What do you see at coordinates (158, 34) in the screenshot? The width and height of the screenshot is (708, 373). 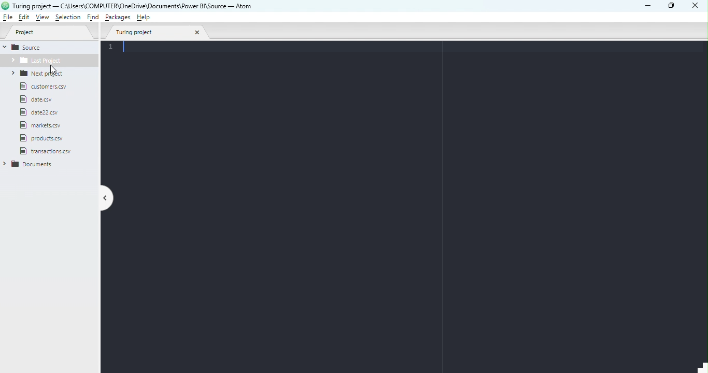 I see `Turing project file` at bounding box center [158, 34].